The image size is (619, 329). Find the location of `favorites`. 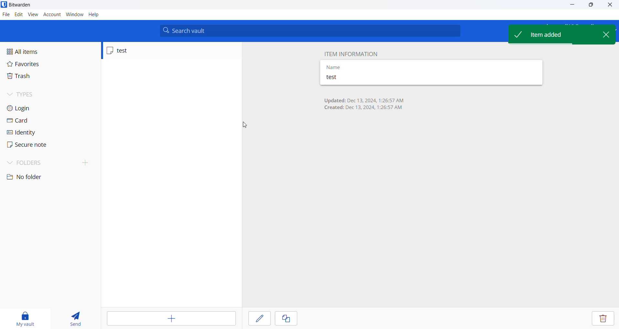

favorites is located at coordinates (33, 65).